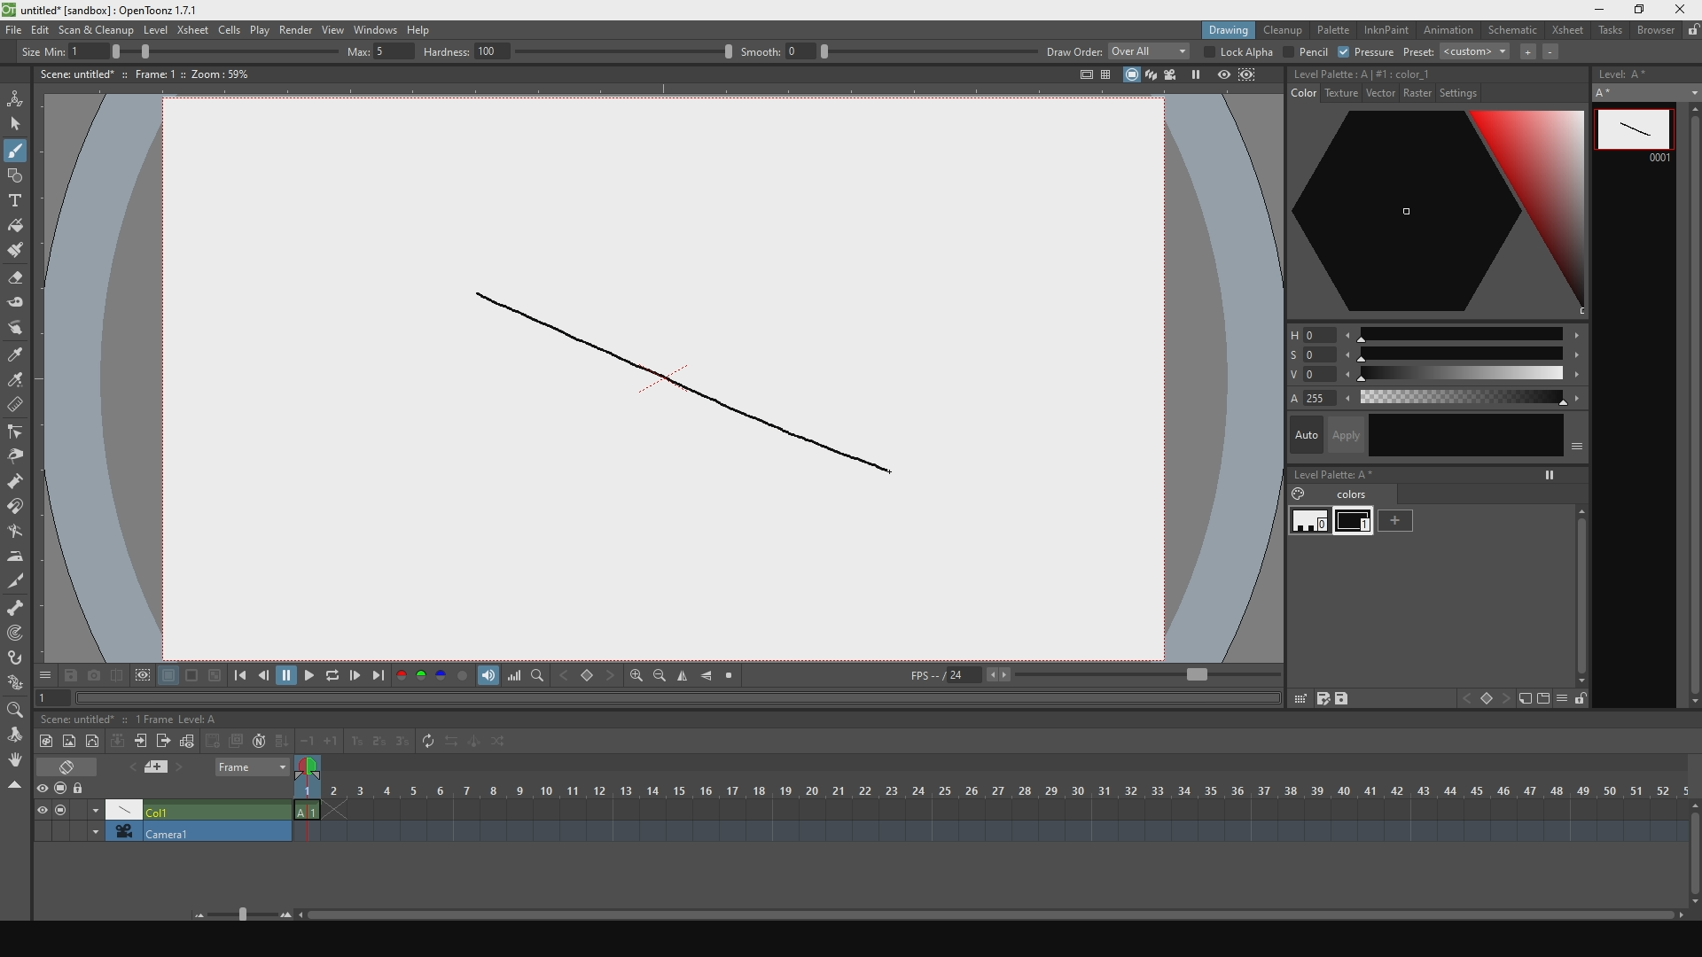  What do you see at coordinates (1691, 407) in the screenshot?
I see `scroll bar` at bounding box center [1691, 407].